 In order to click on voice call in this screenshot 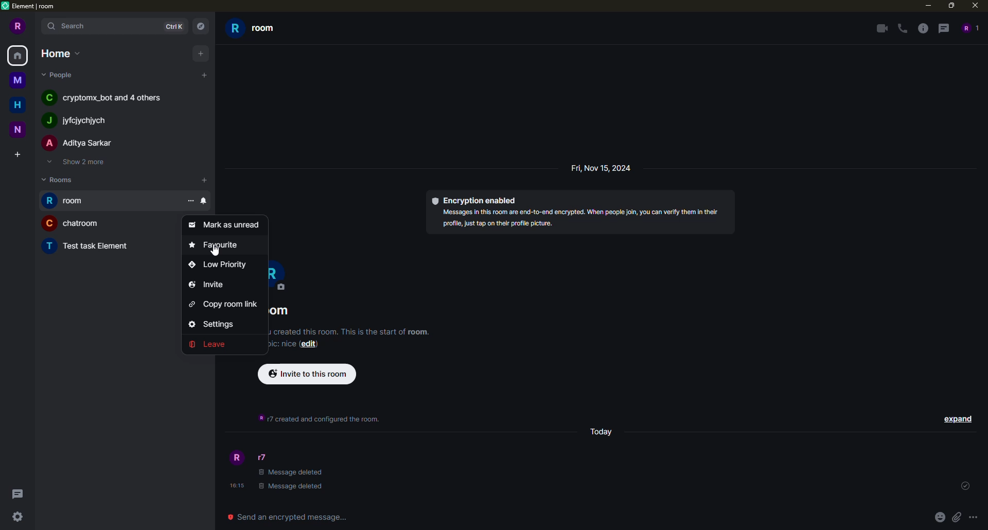, I will do `click(901, 28)`.